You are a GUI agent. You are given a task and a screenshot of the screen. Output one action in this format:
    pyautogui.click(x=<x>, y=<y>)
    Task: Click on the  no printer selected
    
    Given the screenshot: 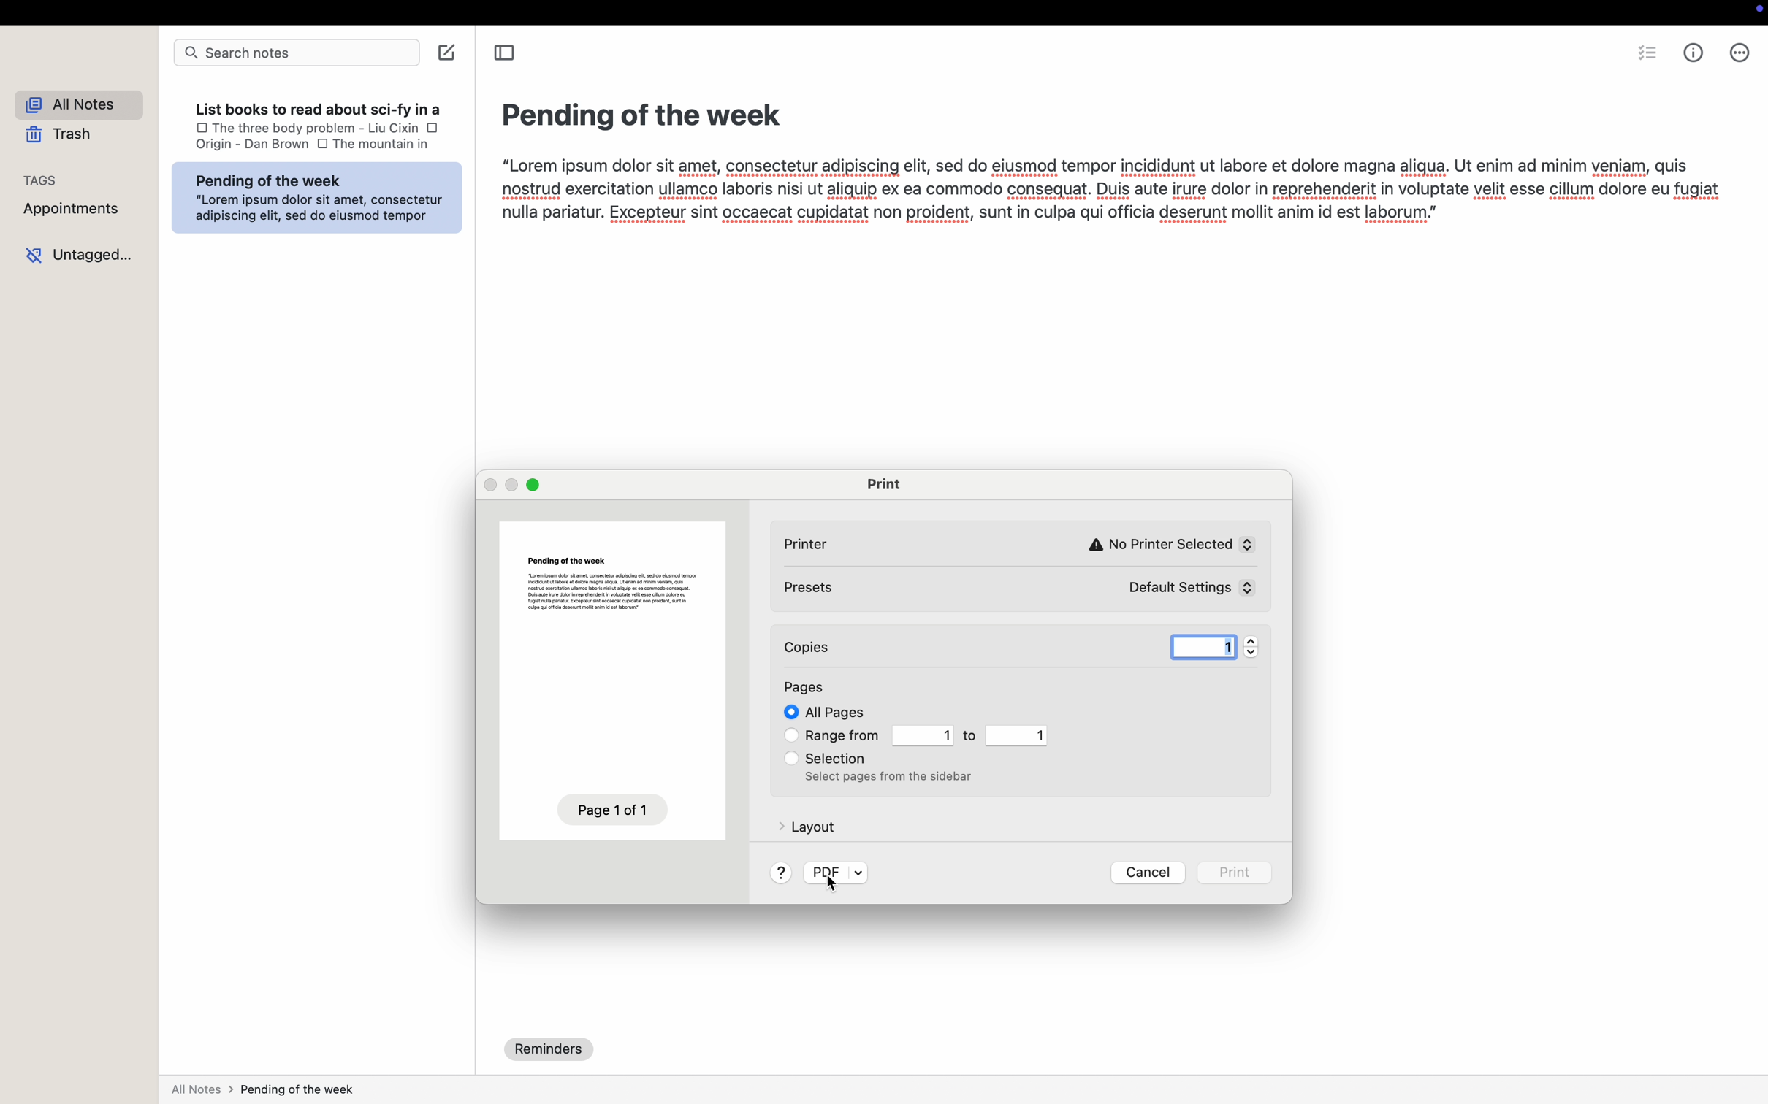 What is the action you would take?
    pyautogui.click(x=1168, y=537)
    